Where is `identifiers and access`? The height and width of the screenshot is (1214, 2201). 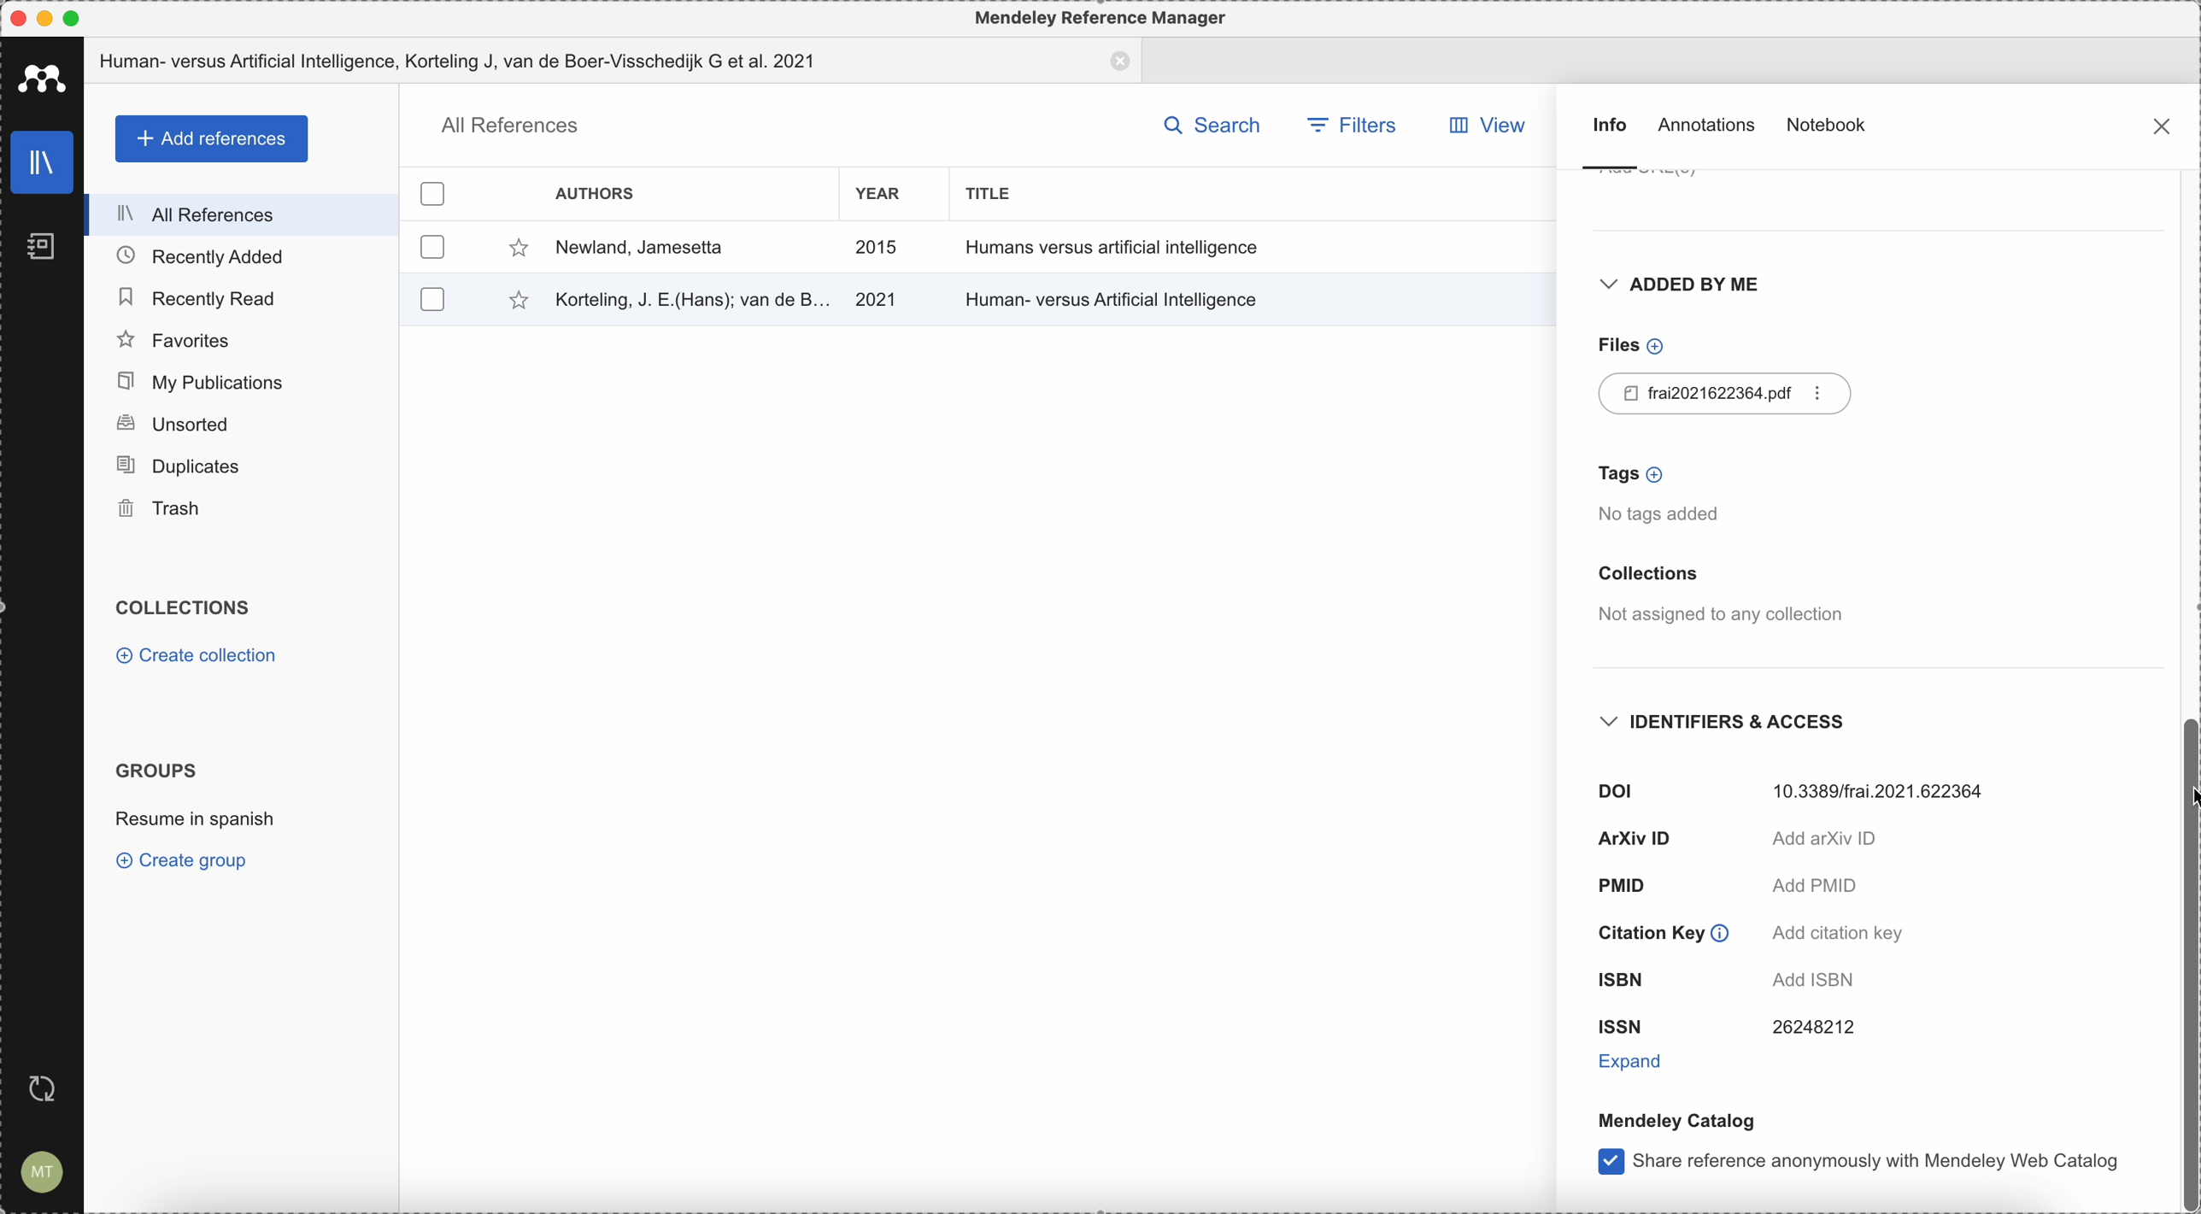
identifiers and access is located at coordinates (1732, 723).